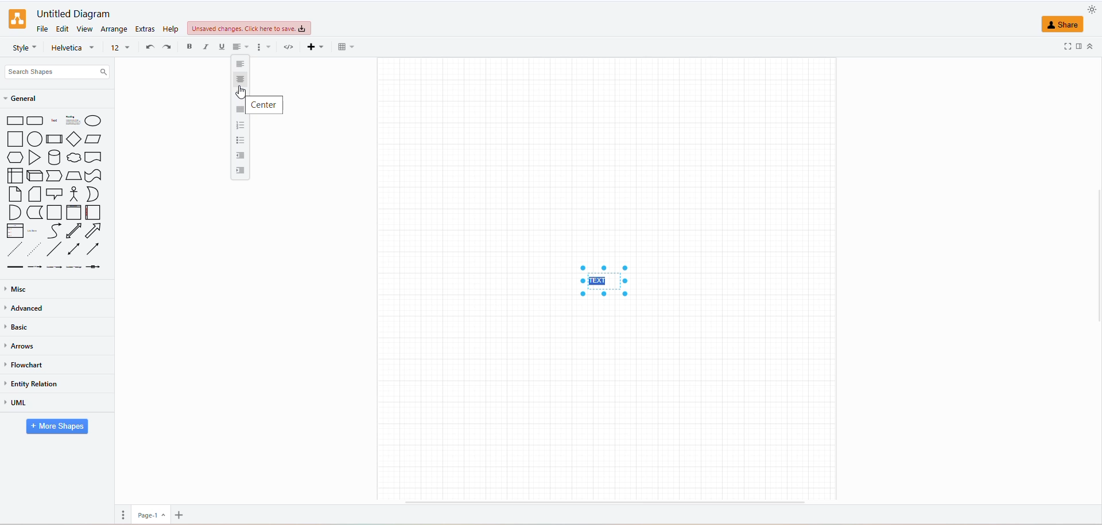  I want to click on font name, so click(75, 47).